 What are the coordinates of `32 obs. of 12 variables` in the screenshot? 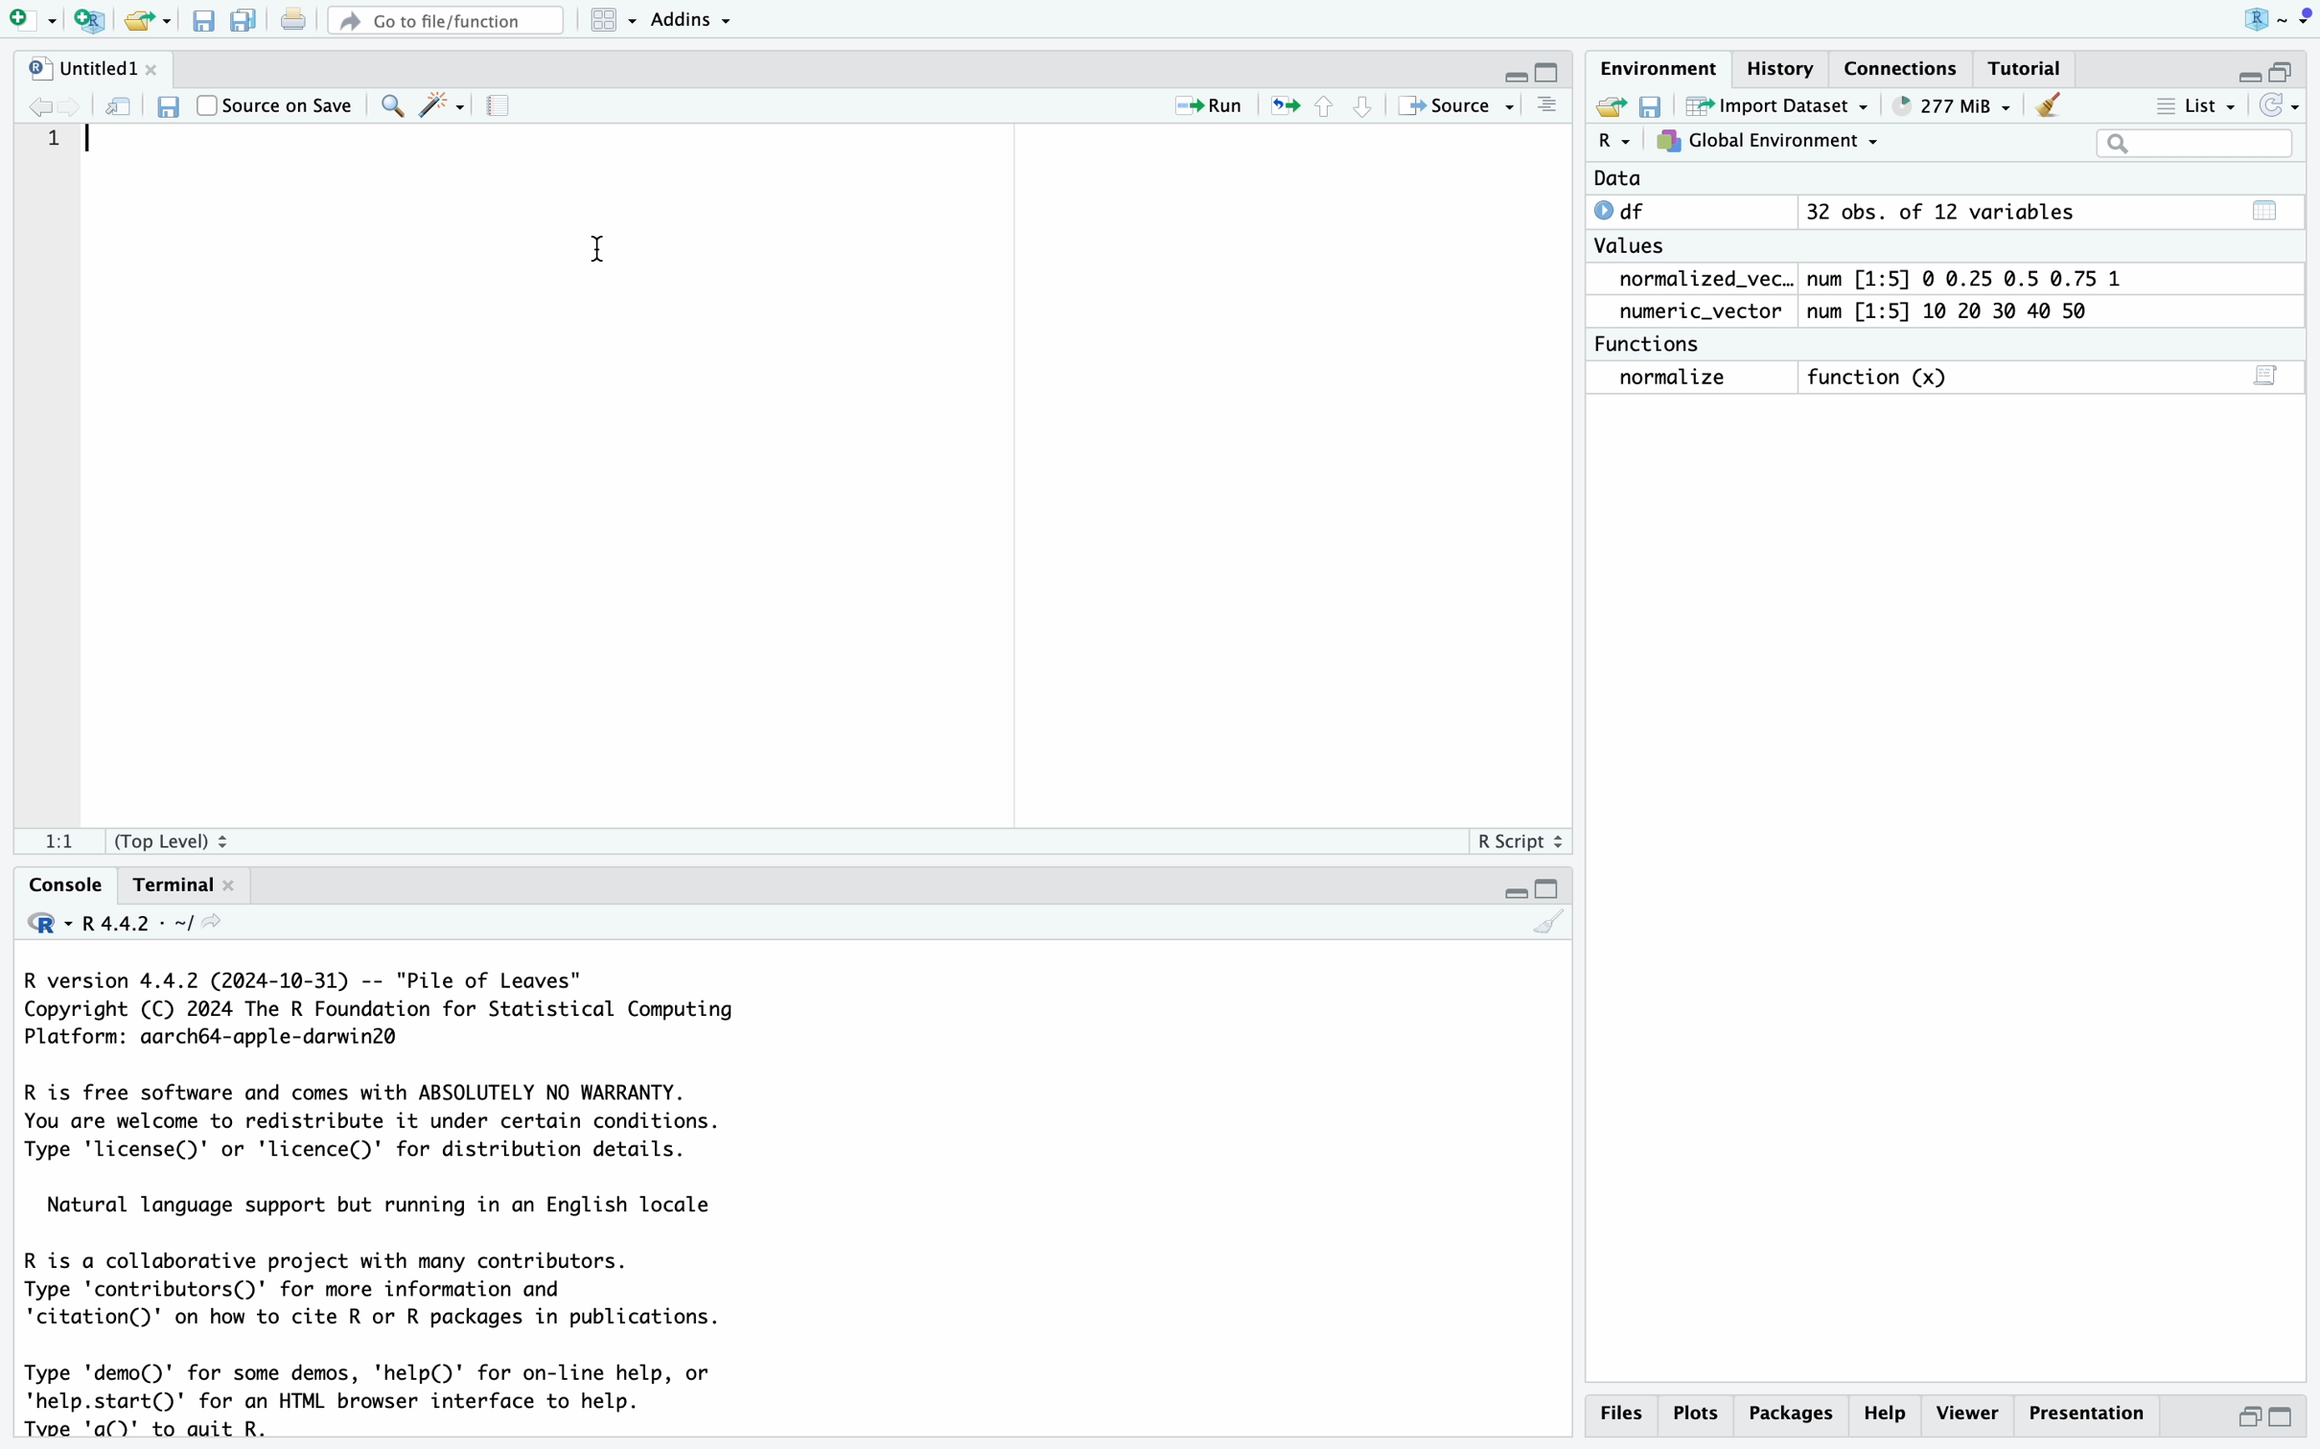 It's located at (2048, 217).